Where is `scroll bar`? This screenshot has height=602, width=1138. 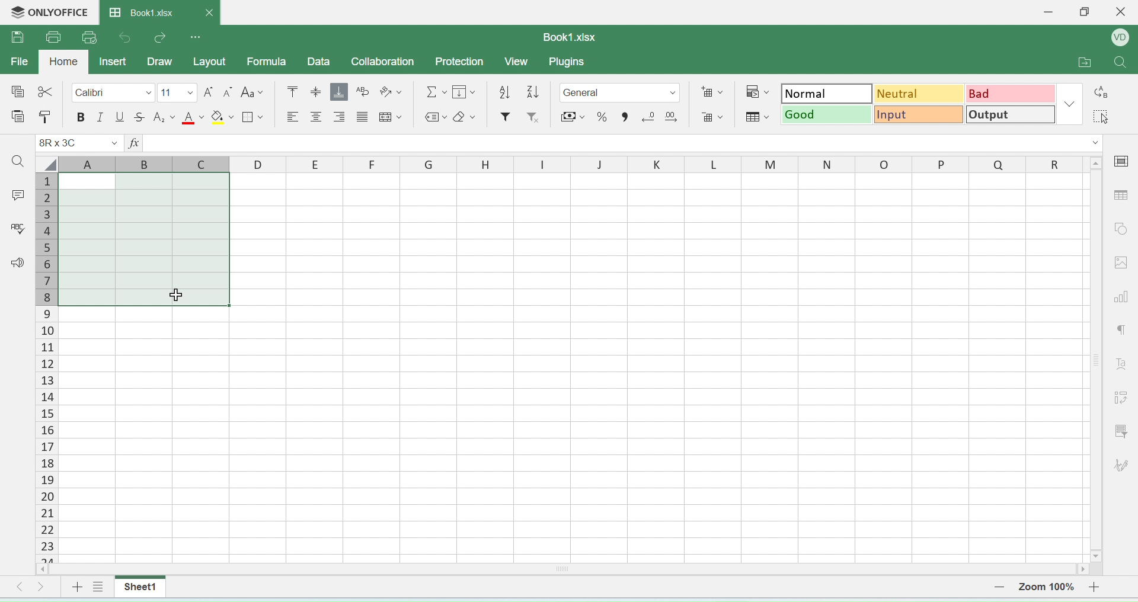 scroll bar is located at coordinates (1096, 356).